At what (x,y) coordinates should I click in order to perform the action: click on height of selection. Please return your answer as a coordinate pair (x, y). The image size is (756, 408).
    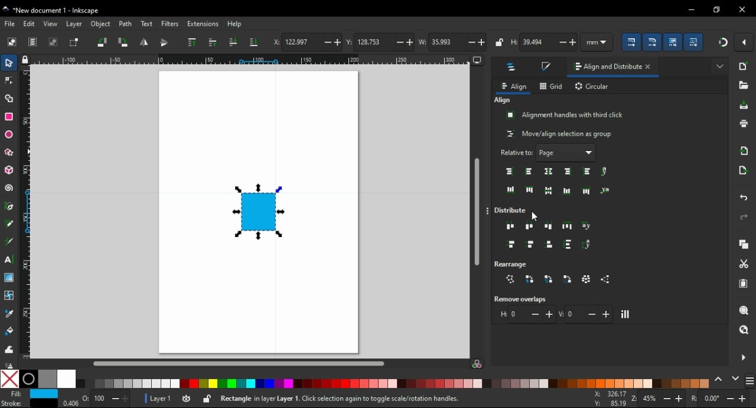
    Looking at the image, I should click on (545, 42).